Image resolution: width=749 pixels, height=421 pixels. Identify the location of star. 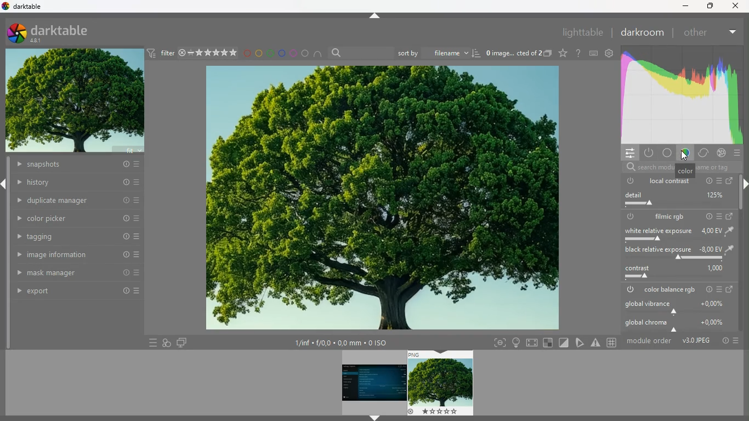
(563, 53).